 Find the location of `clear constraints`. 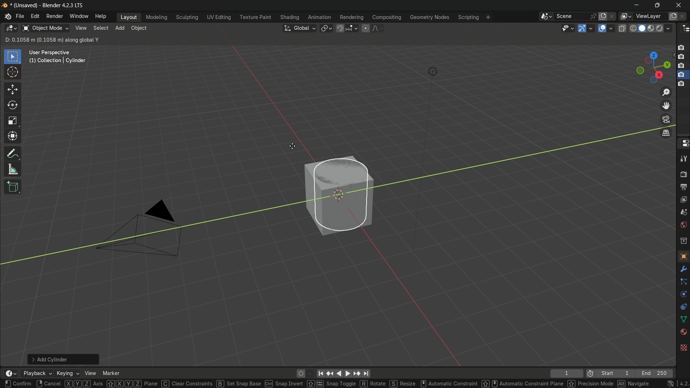

clear constraints is located at coordinates (186, 383).